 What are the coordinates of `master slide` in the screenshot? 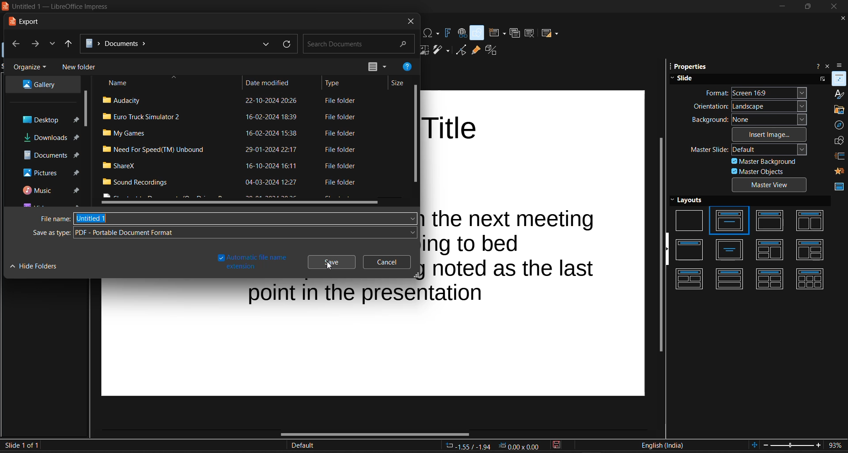 It's located at (750, 149).